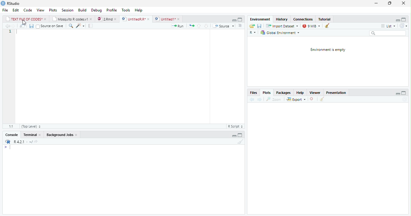 The image size is (411, 216). Describe the element at coordinates (31, 26) in the screenshot. I see `save current document` at that location.